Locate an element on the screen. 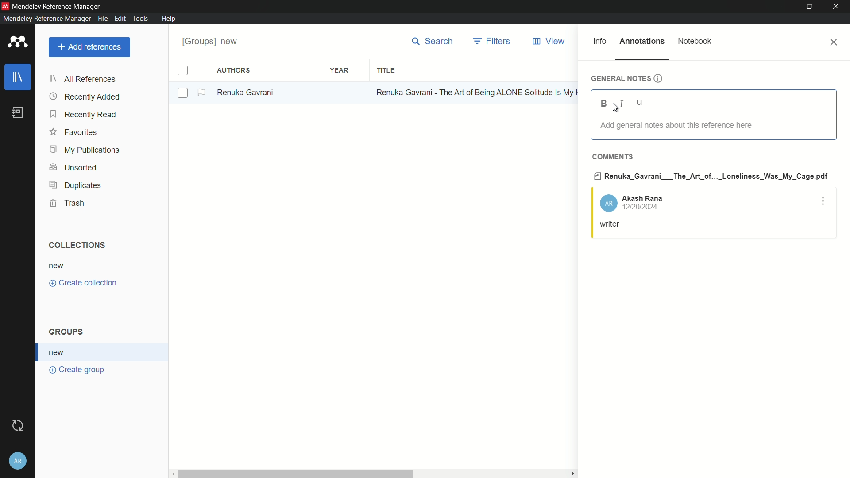  Renuka Gavrani The Art of Loneliness Was My Cage.pdf is located at coordinates (711, 175).